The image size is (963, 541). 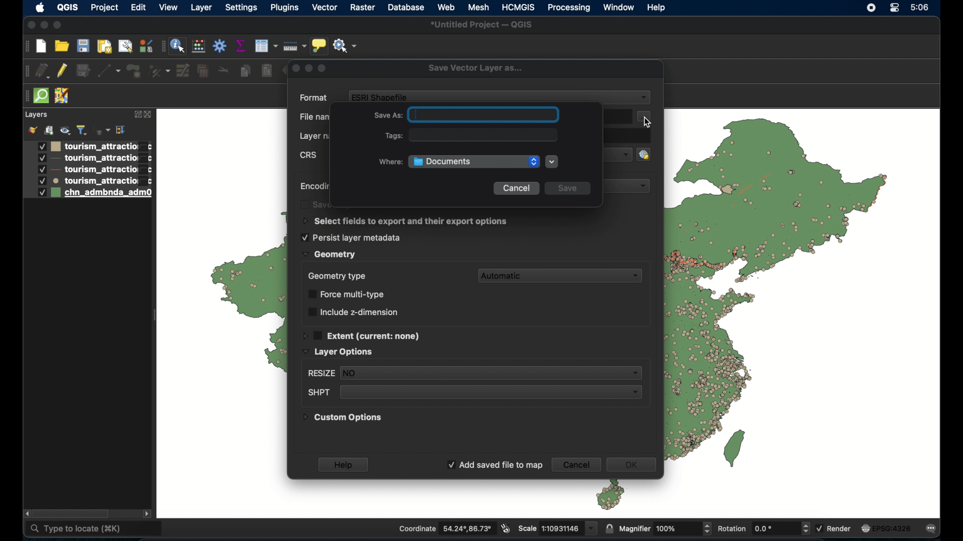 I want to click on paste features, so click(x=267, y=71).